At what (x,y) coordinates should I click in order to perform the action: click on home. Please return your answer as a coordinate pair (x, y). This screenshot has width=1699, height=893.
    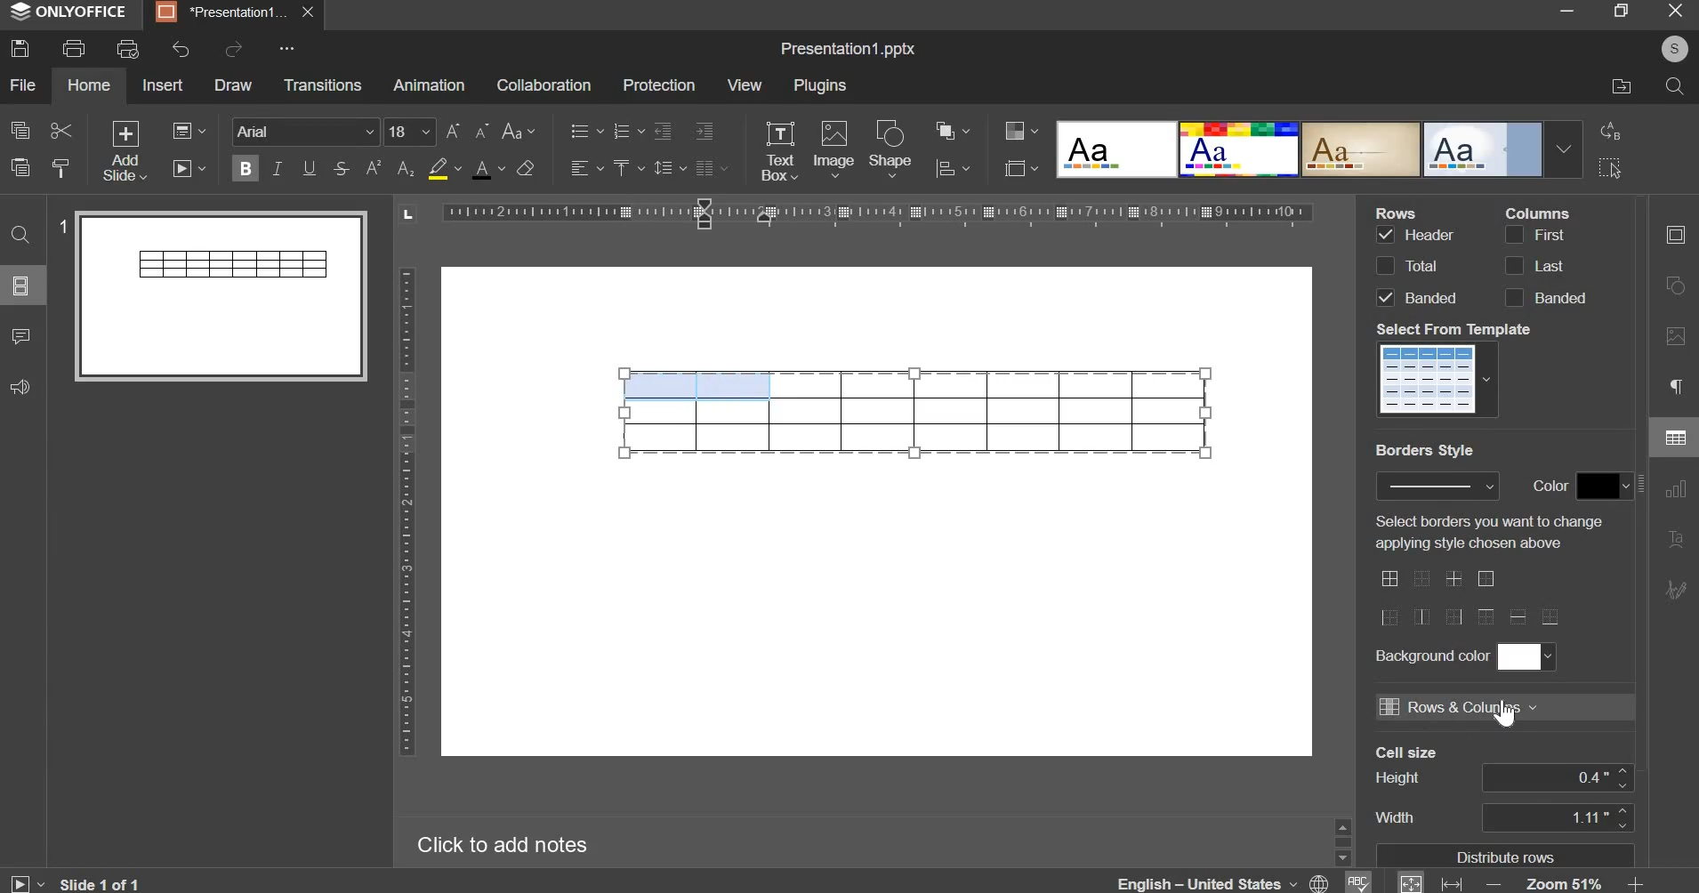
    Looking at the image, I should click on (88, 84).